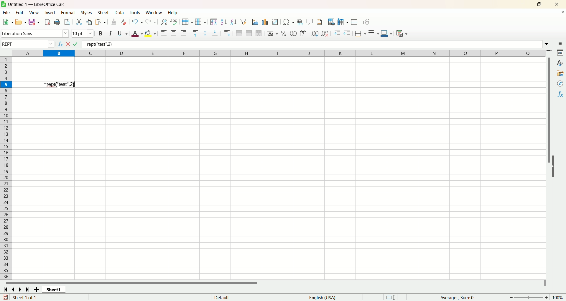 The width and height of the screenshot is (566, 301). Describe the element at coordinates (320, 22) in the screenshot. I see `headers and footers` at that location.